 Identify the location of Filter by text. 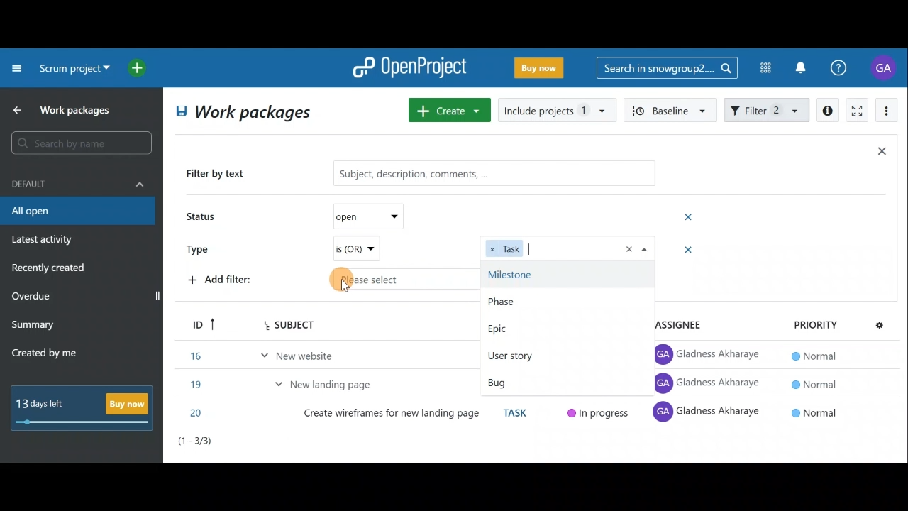
(221, 175).